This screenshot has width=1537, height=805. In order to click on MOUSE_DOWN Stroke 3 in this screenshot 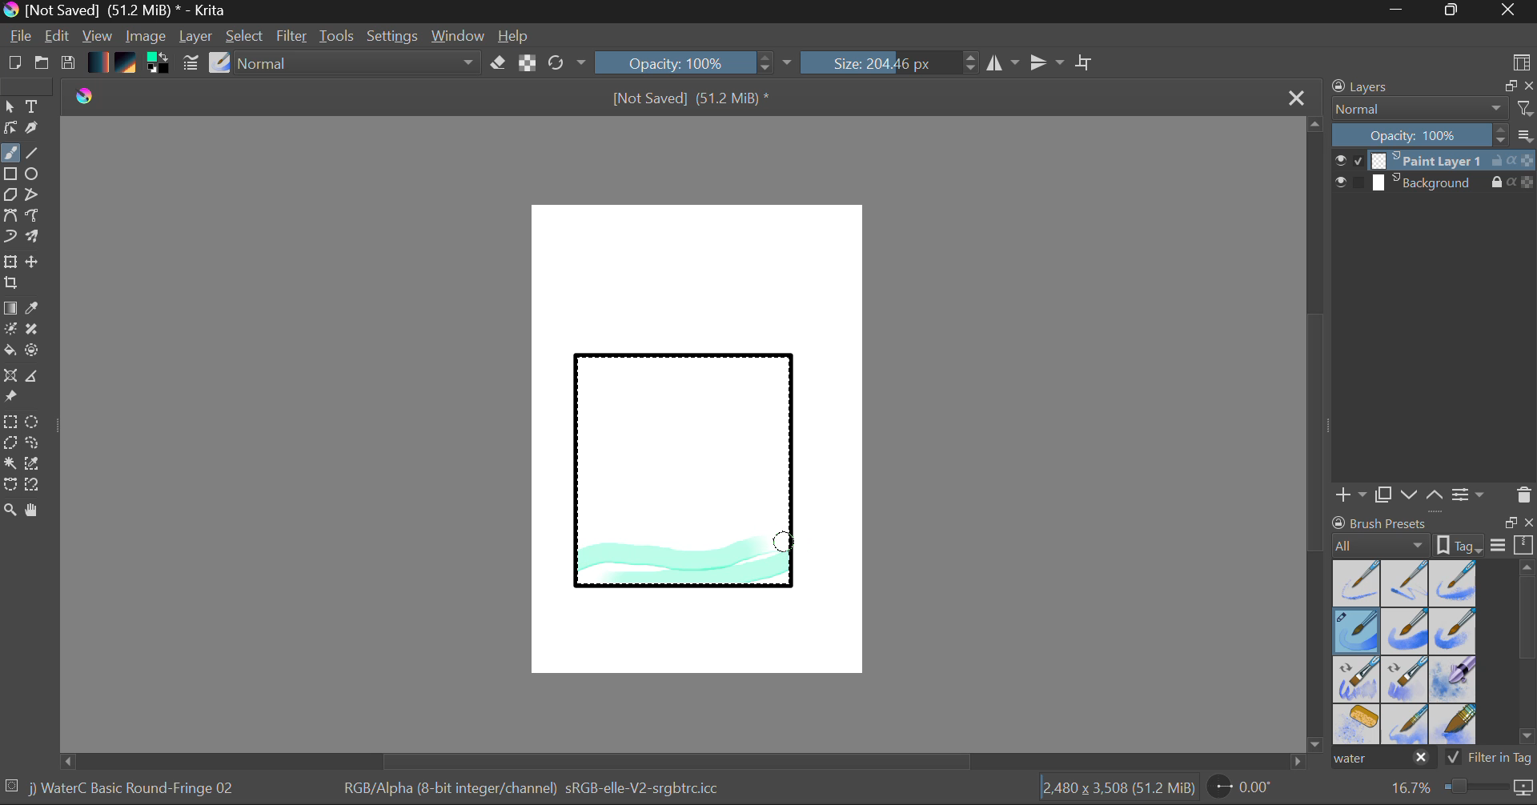, I will do `click(783, 541)`.